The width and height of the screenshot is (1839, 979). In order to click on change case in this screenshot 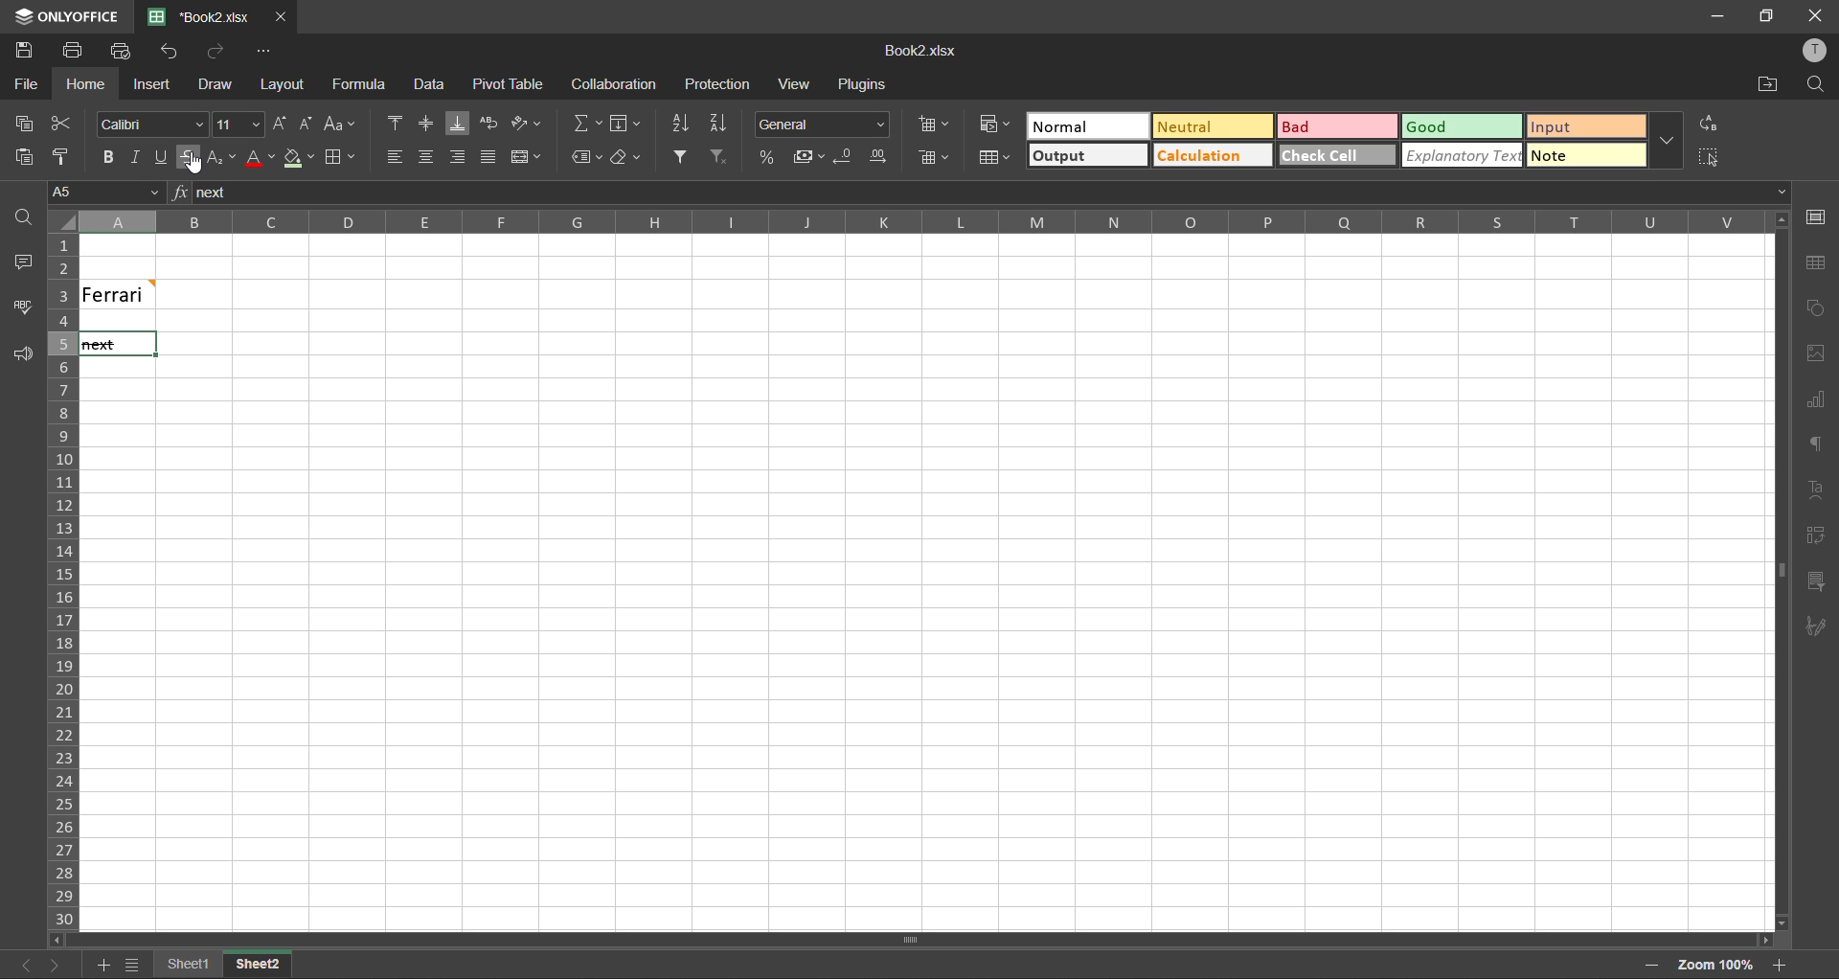, I will do `click(340, 127)`.